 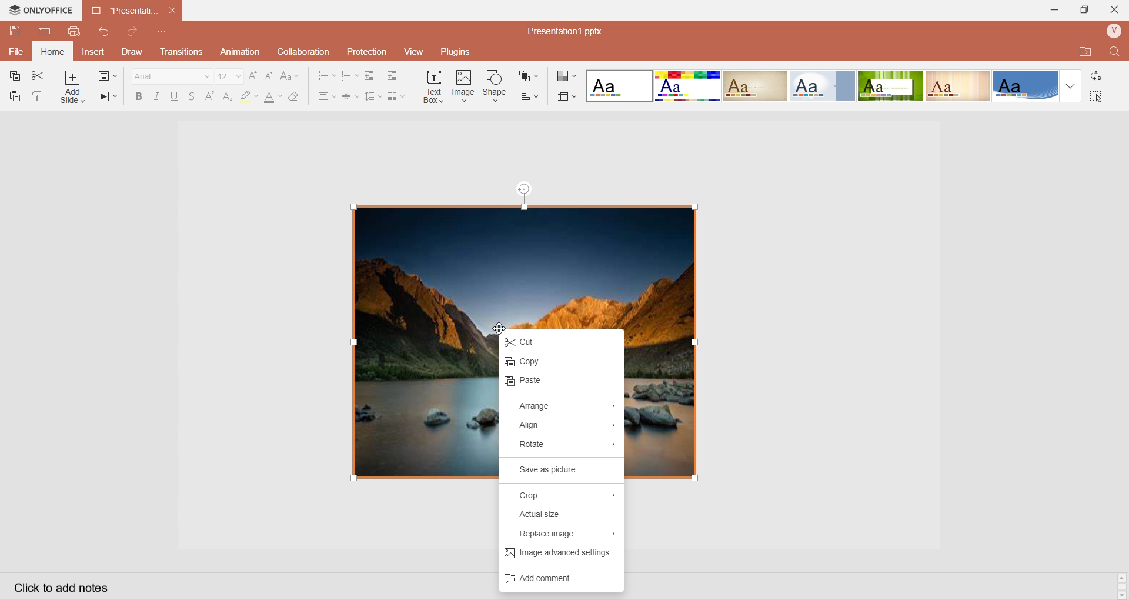 I want to click on Redo, so click(x=132, y=32).